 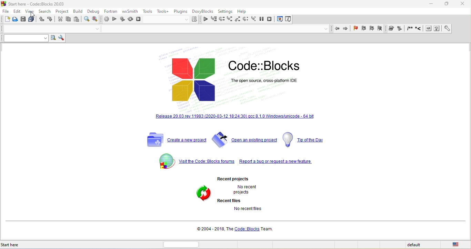 What do you see at coordinates (346, 29) in the screenshot?
I see `jump forward` at bounding box center [346, 29].